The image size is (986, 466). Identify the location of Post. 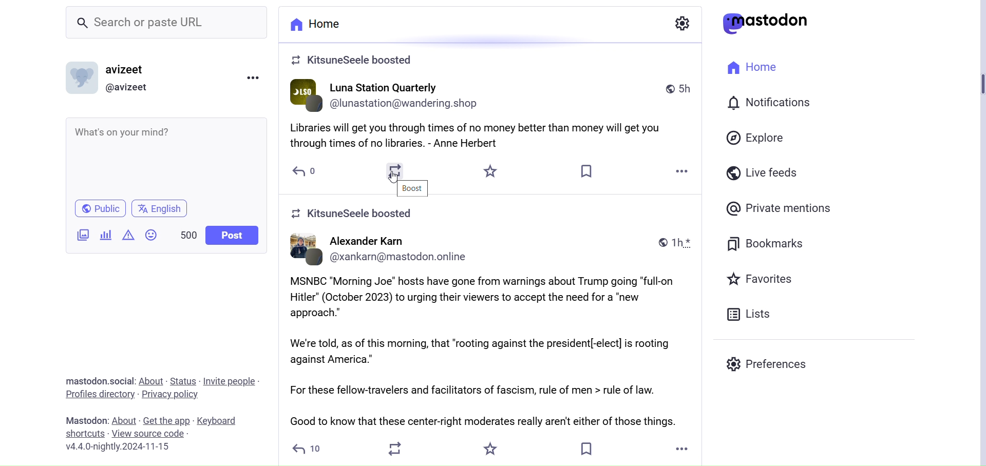
(231, 235).